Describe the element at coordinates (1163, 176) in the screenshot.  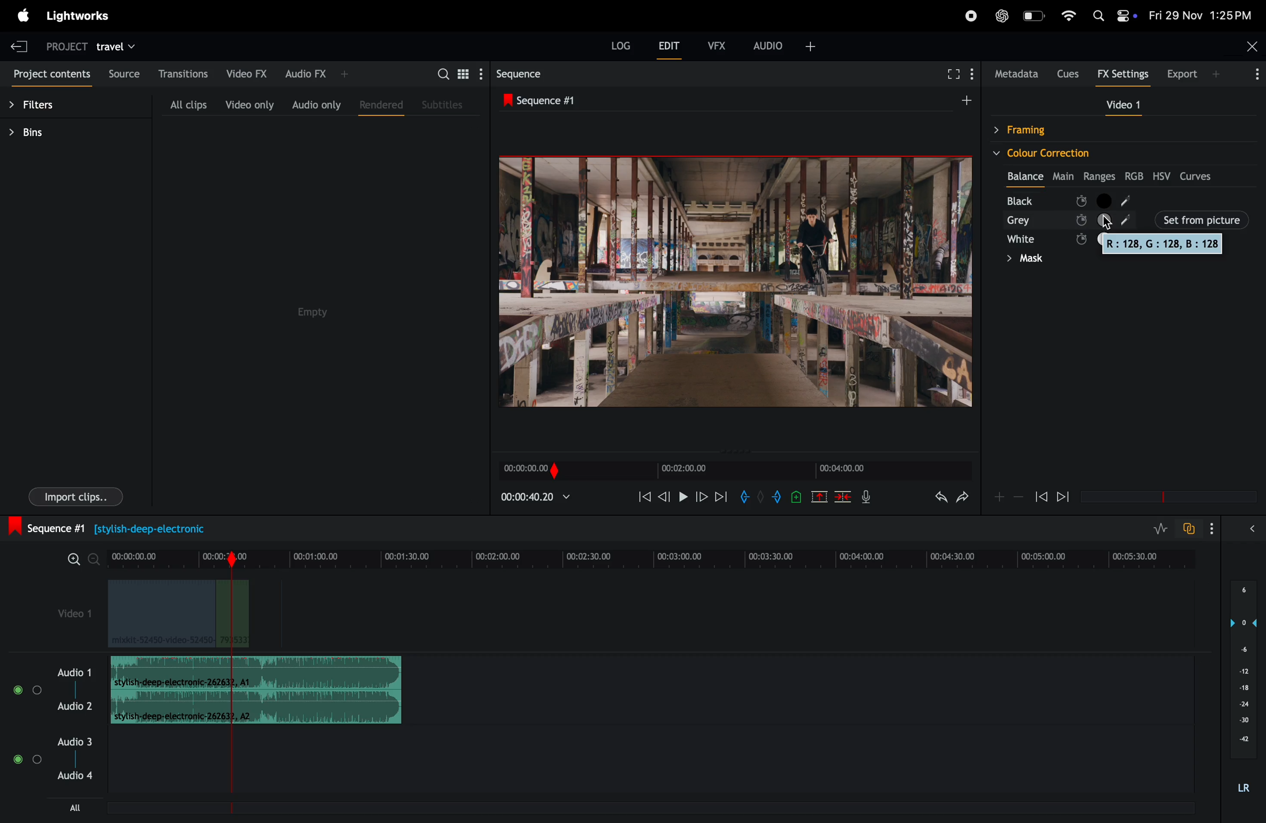
I see `hsv` at that location.